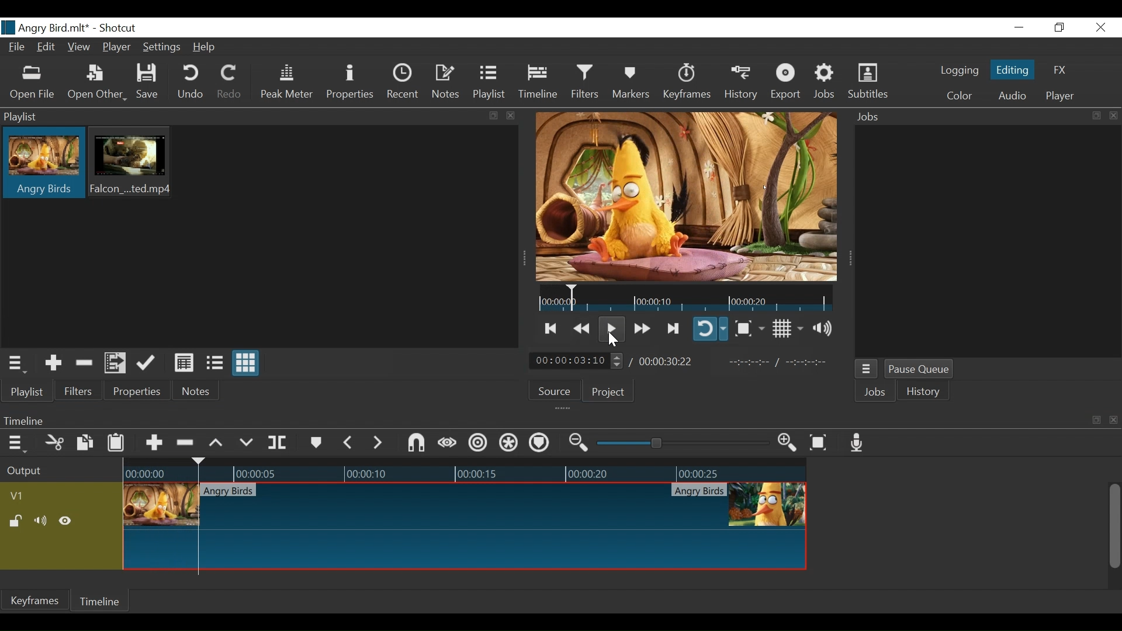  I want to click on Zoom timeline out, so click(576, 444).